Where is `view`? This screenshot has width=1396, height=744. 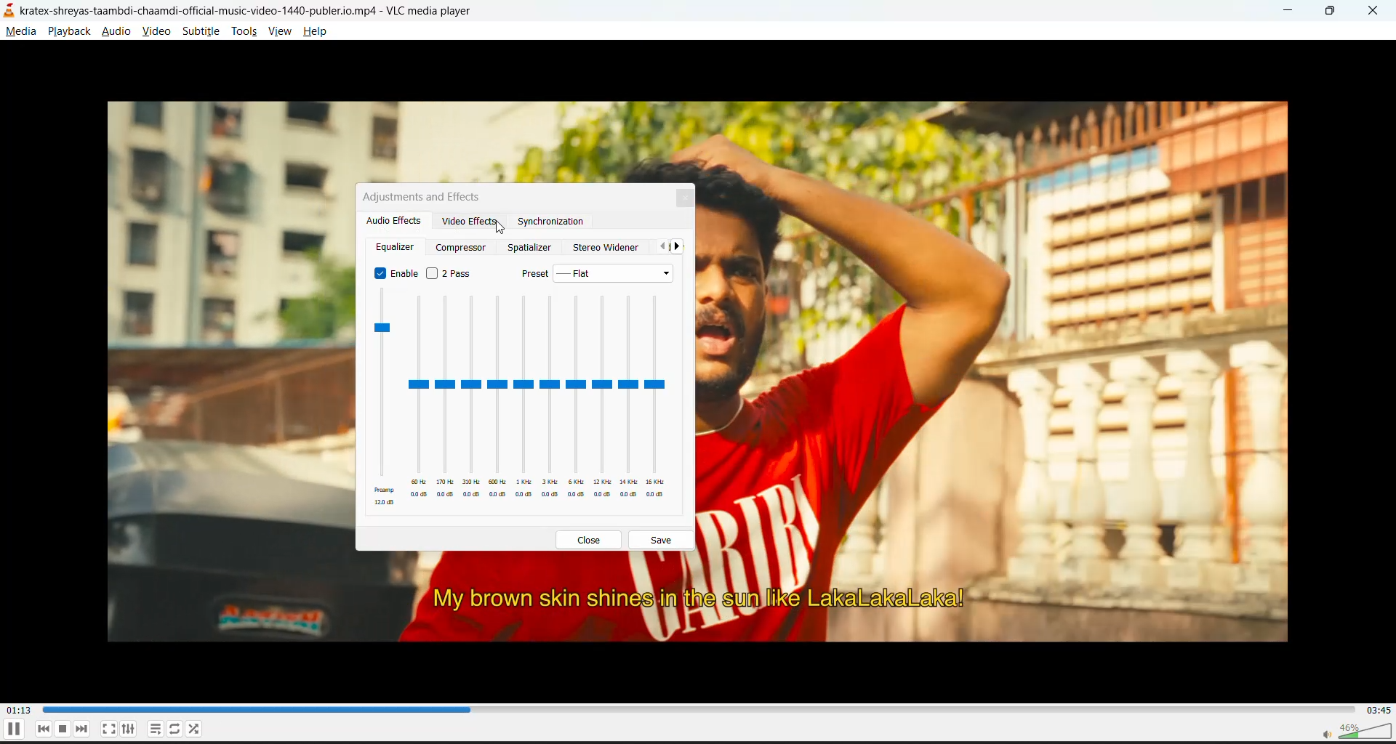
view is located at coordinates (281, 33).